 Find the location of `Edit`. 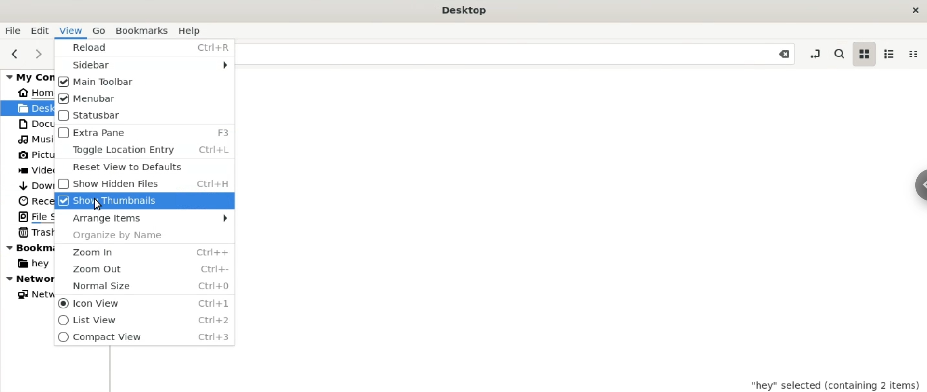

Edit is located at coordinates (41, 30).